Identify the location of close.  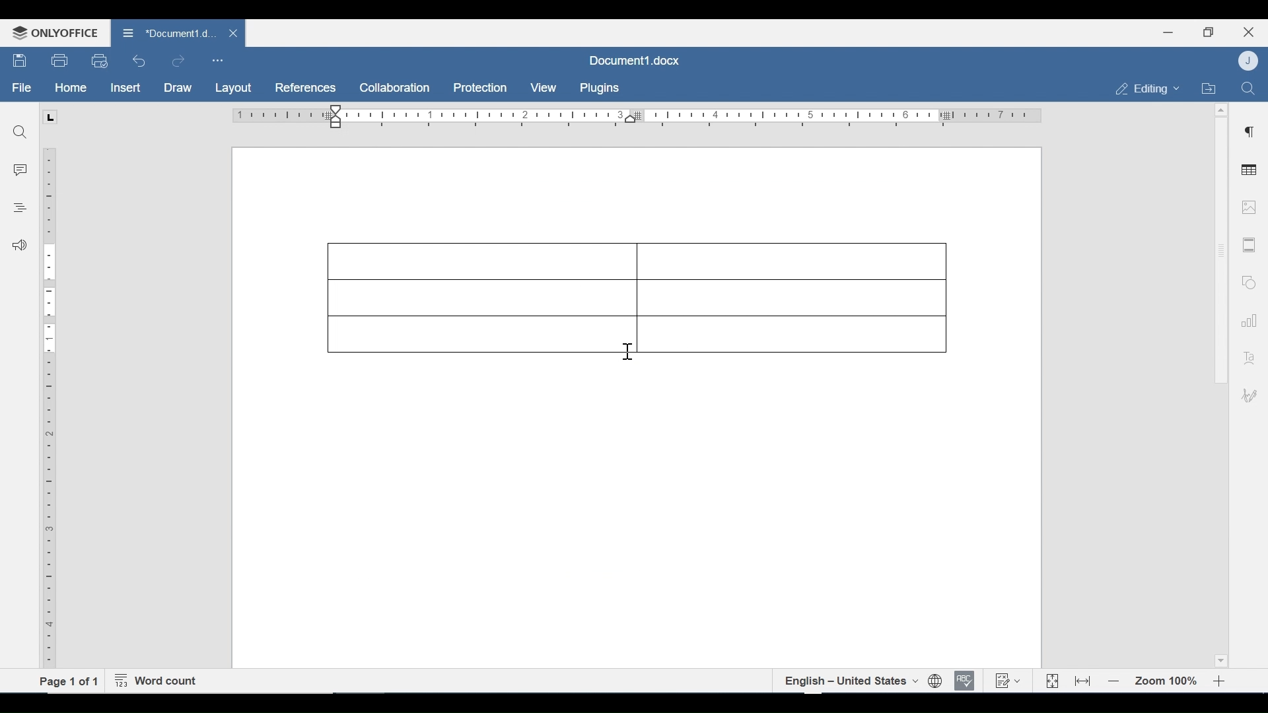
(235, 32).